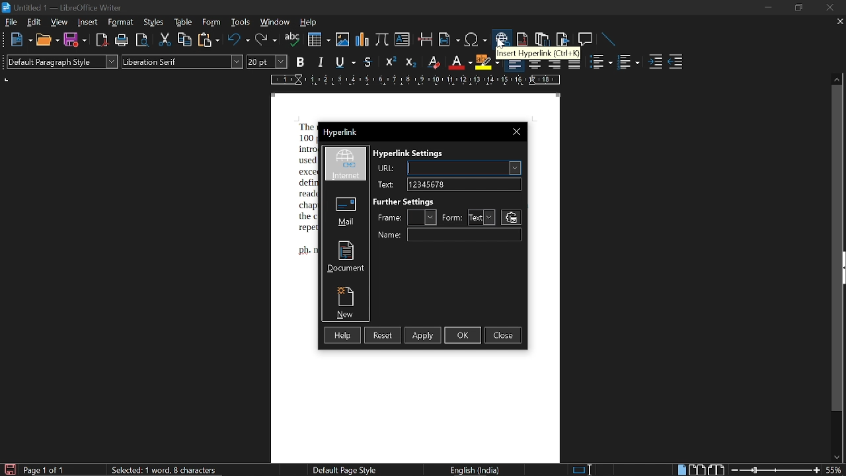  What do you see at coordinates (387, 169) in the screenshot?
I see `URL` at bounding box center [387, 169].